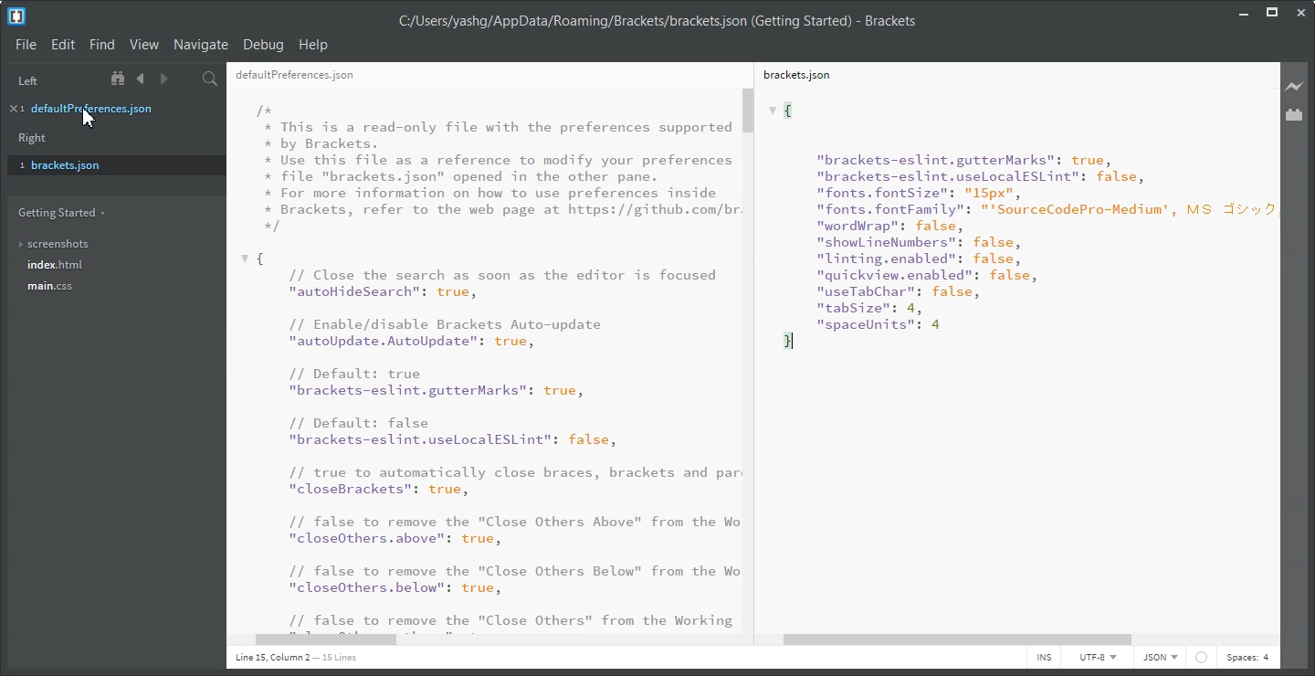 The width and height of the screenshot is (1315, 676). What do you see at coordinates (88, 117) in the screenshot?
I see `Cursor` at bounding box center [88, 117].